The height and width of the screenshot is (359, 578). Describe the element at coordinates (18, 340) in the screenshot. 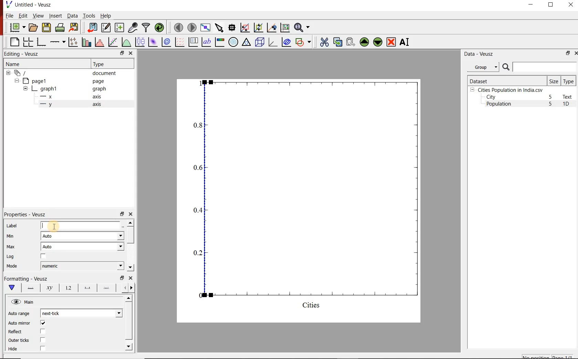

I see `Outer ticks` at that location.